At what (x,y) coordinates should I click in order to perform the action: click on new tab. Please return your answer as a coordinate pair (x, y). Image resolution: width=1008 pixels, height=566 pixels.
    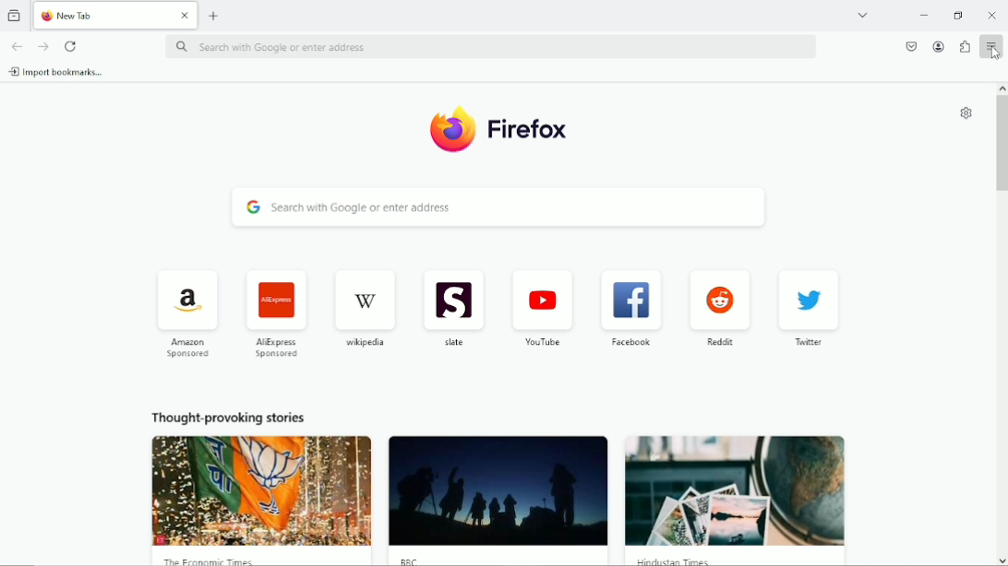
    Looking at the image, I should click on (215, 17).